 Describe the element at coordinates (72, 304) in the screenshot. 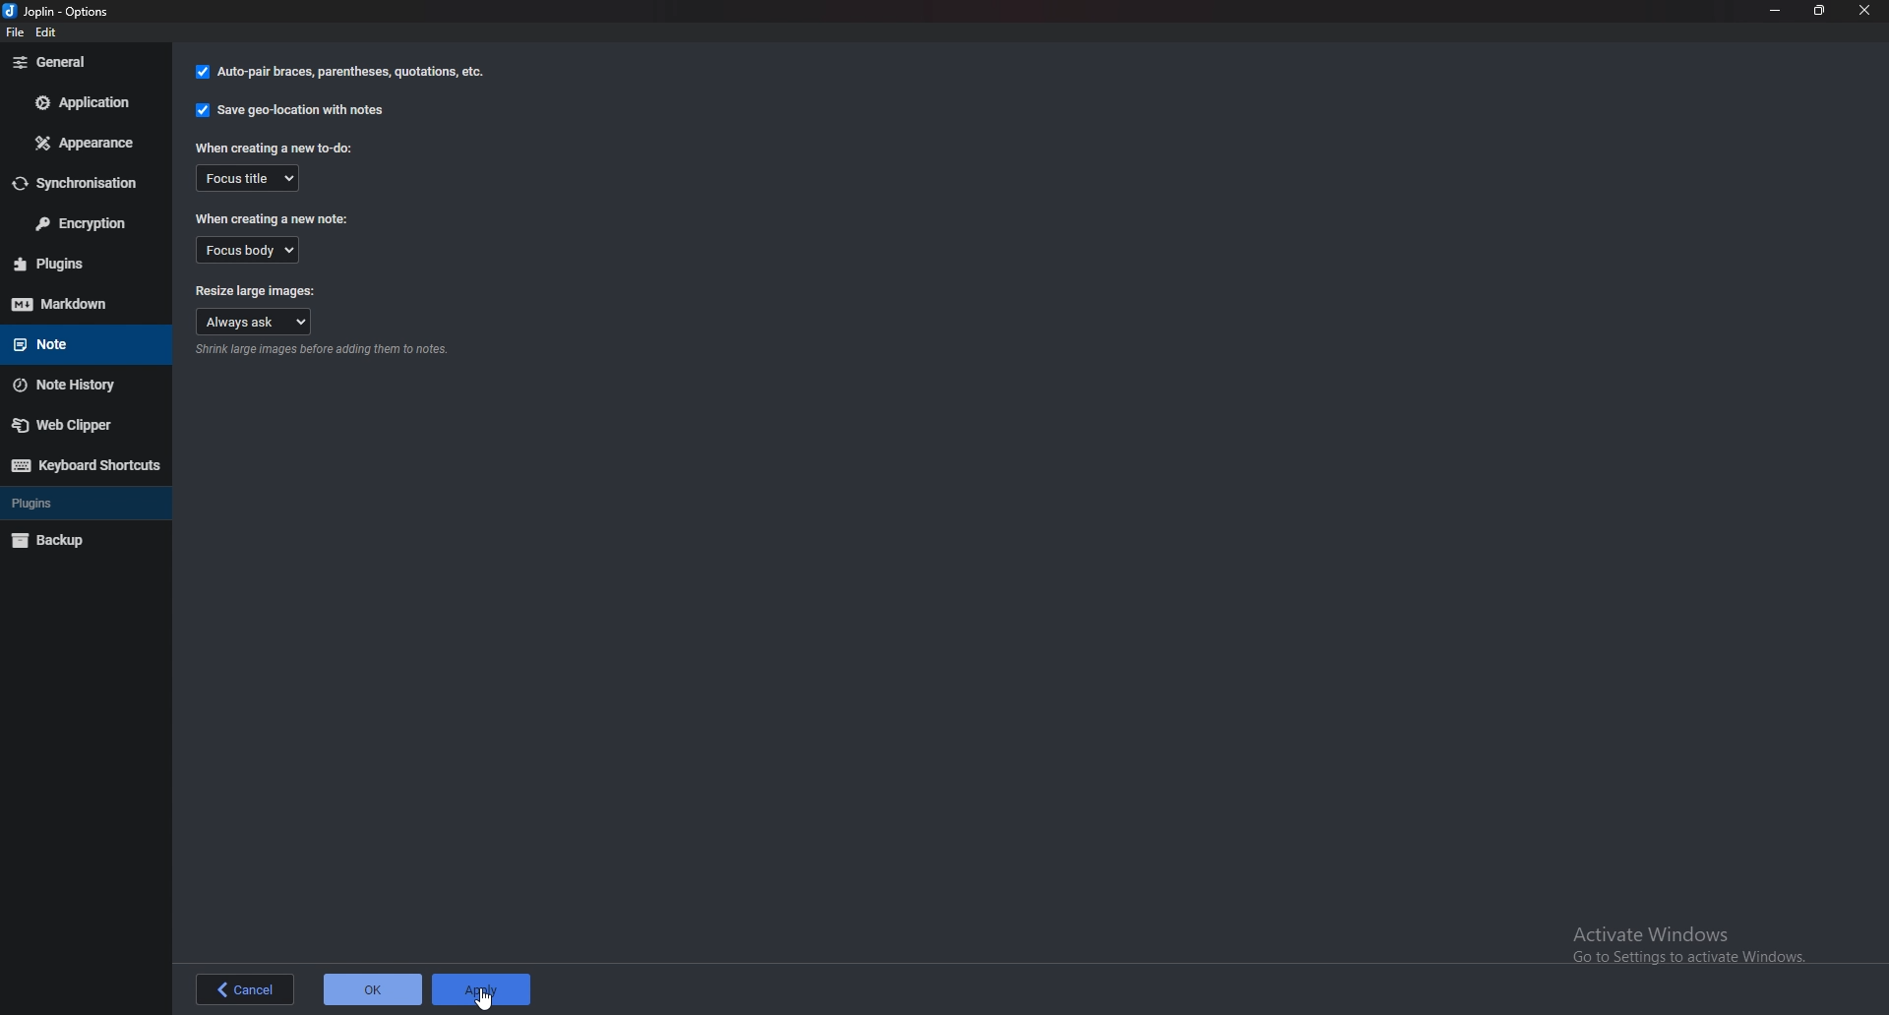

I see `mark down` at that location.